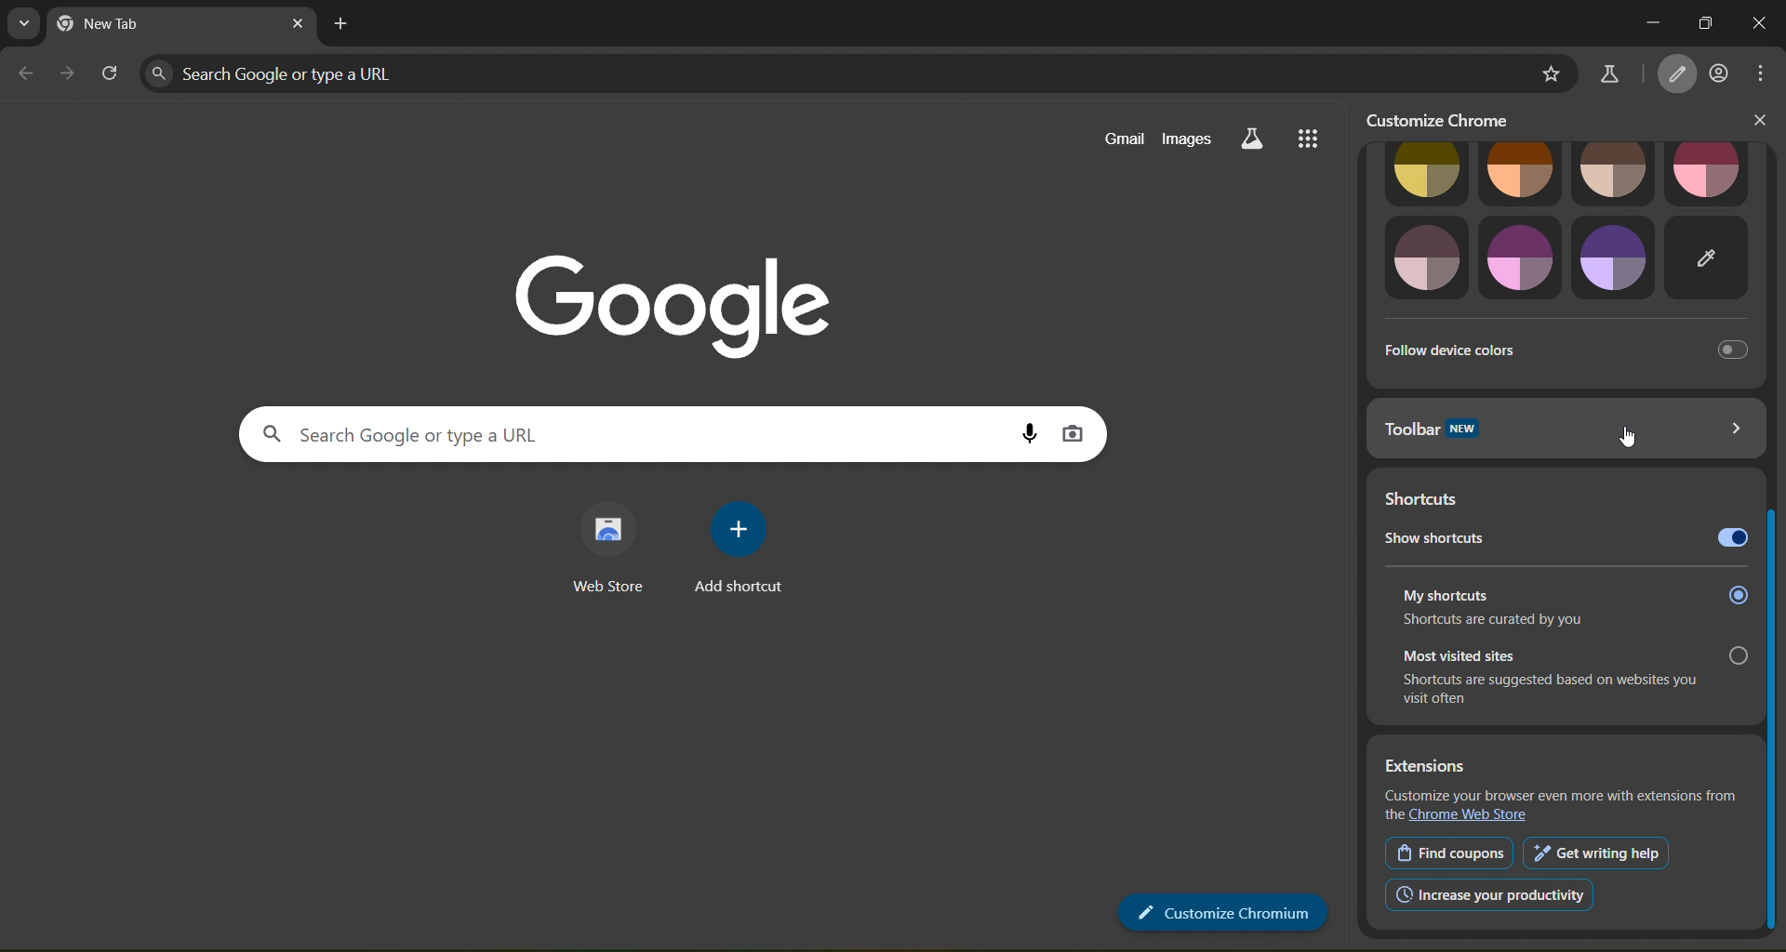 Image resolution: width=1786 pixels, height=952 pixels. Describe the element at coordinates (71, 74) in the screenshot. I see `go forward one page` at that location.